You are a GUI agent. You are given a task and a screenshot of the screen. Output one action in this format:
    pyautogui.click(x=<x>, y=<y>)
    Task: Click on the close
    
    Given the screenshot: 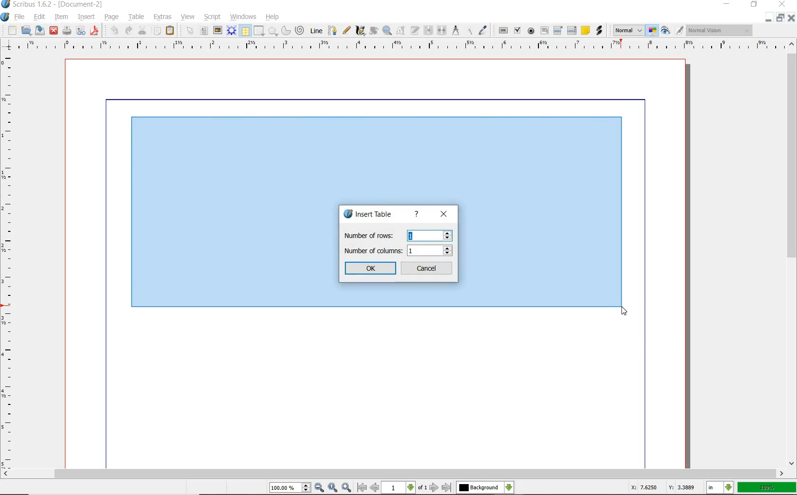 What is the action you would take?
    pyautogui.click(x=792, y=18)
    